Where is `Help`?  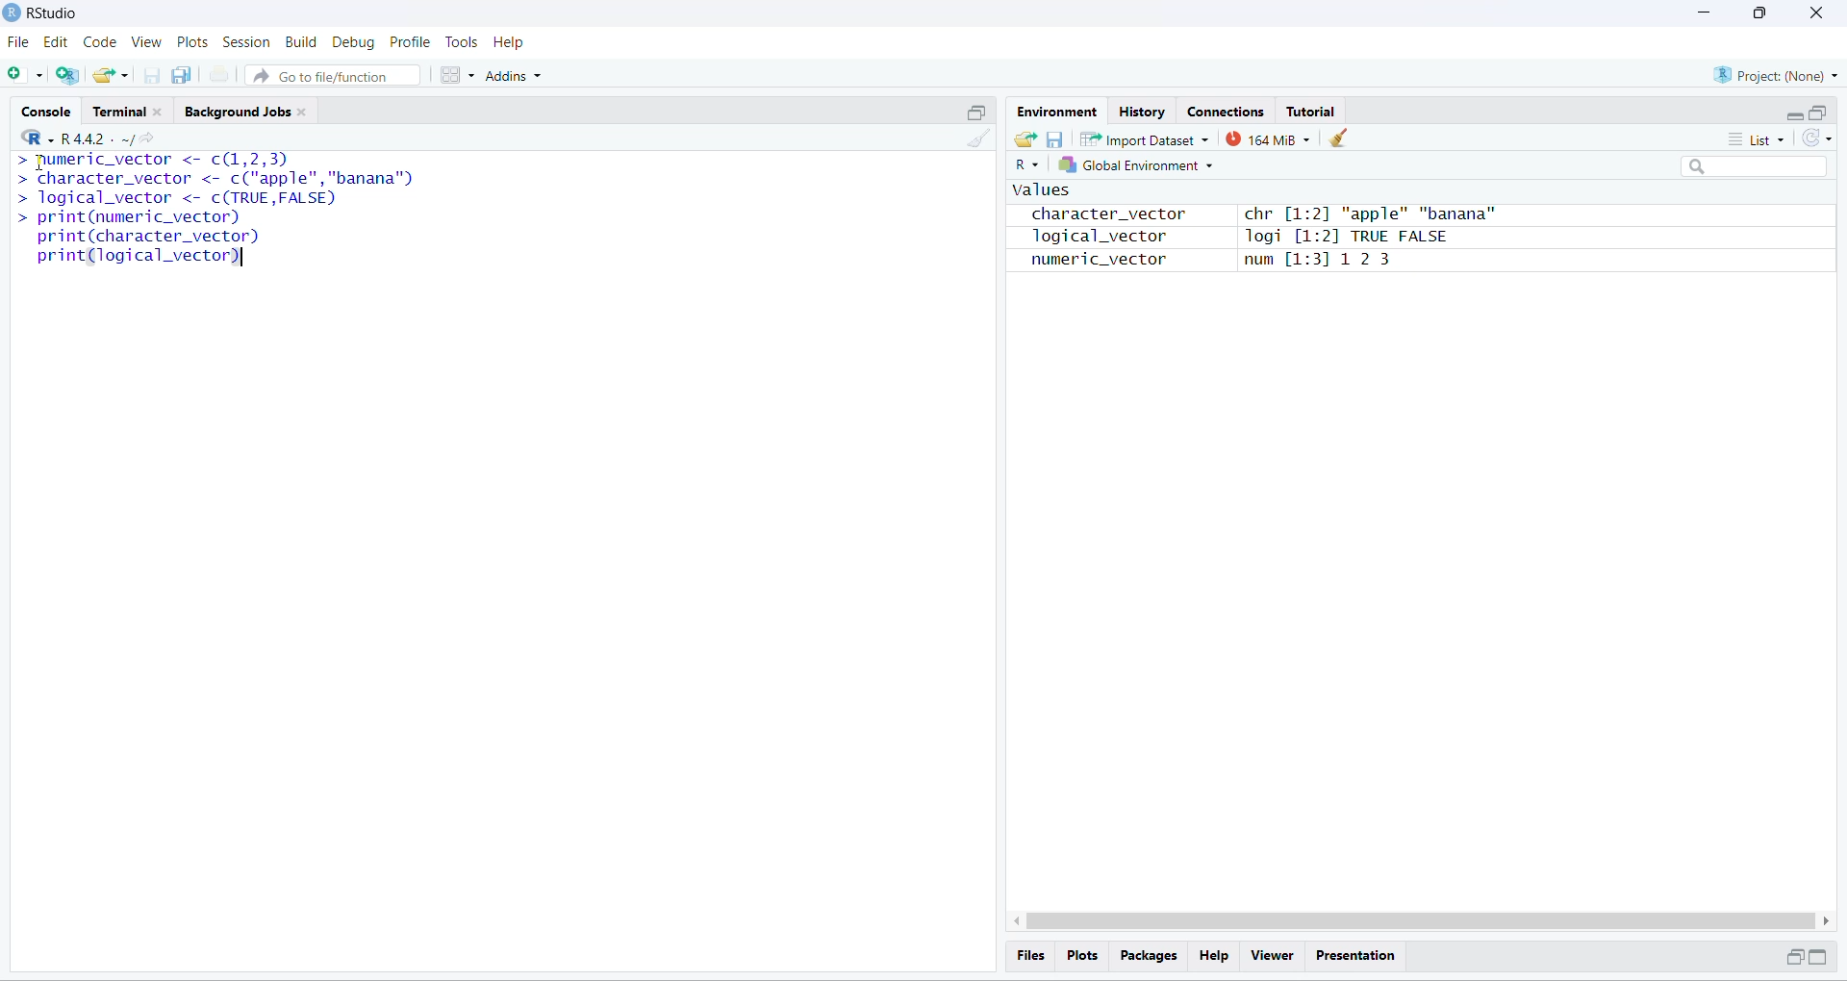
Help is located at coordinates (1213, 956).